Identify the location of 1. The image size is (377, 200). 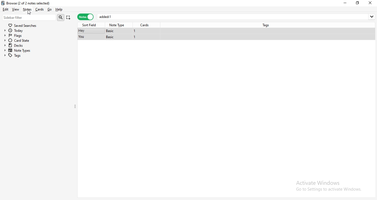
(135, 38).